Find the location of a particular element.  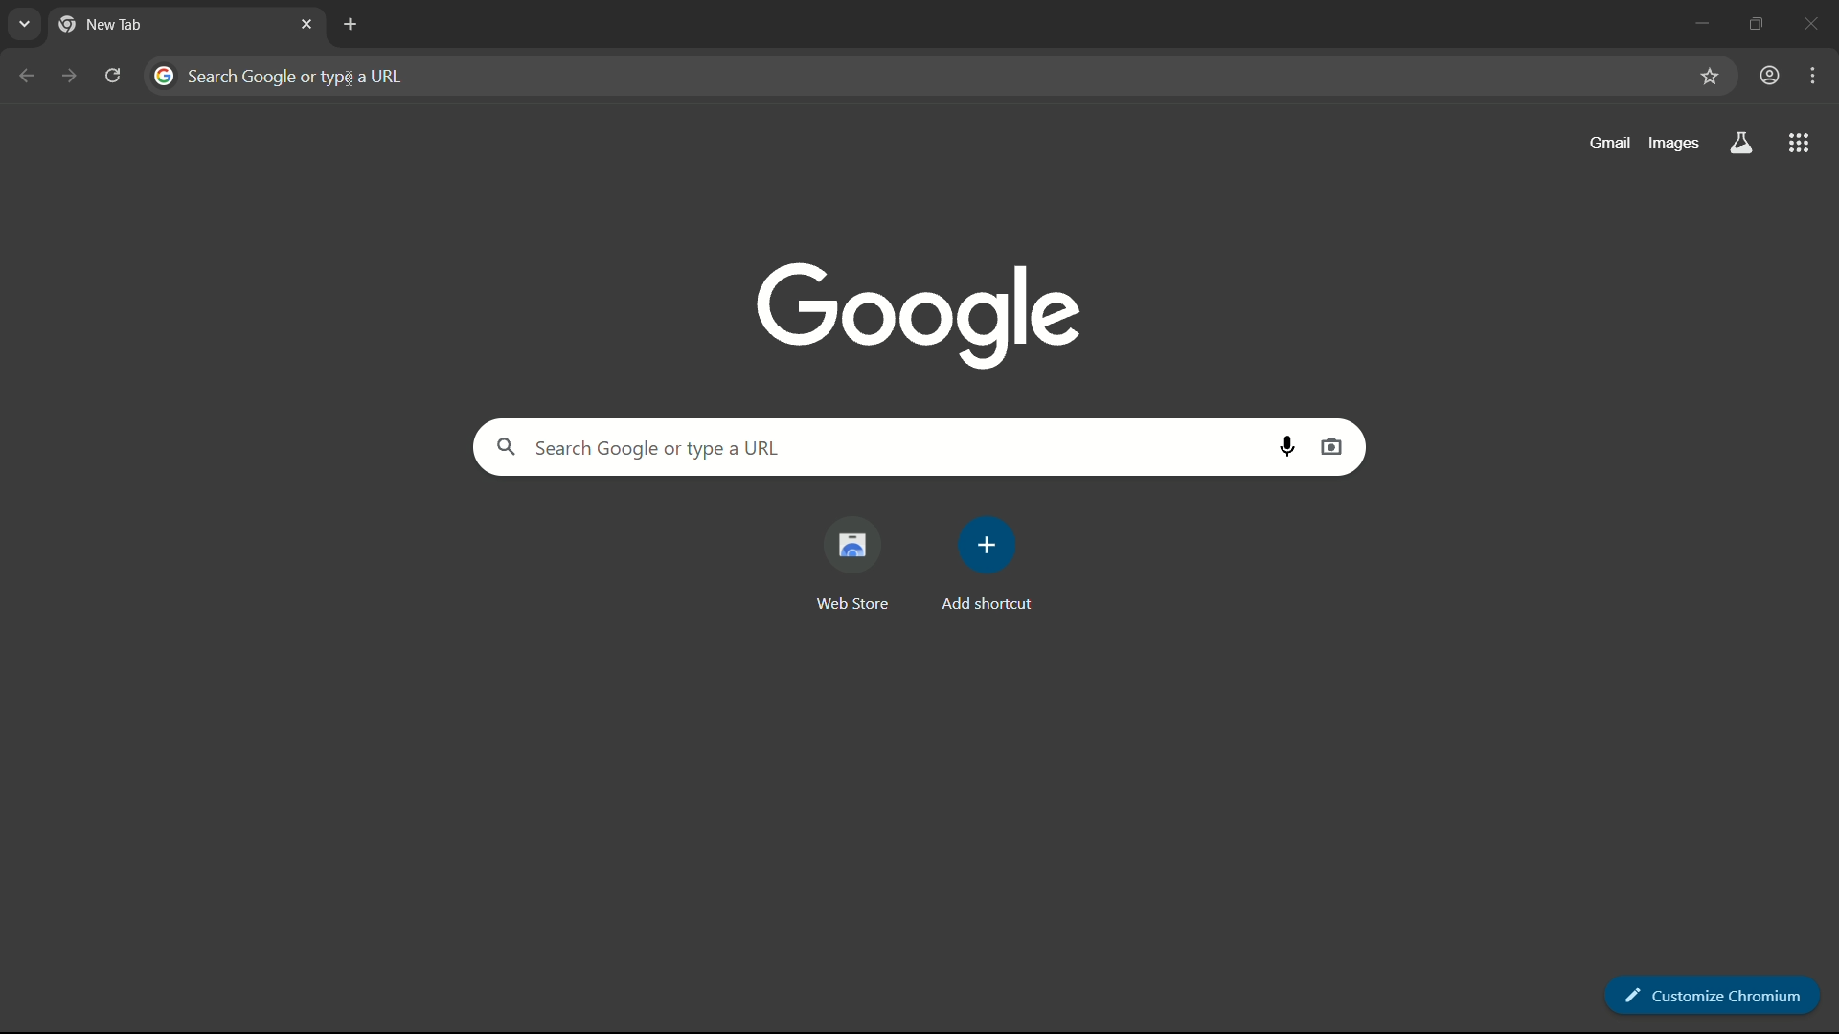

search by image is located at coordinates (1332, 447).